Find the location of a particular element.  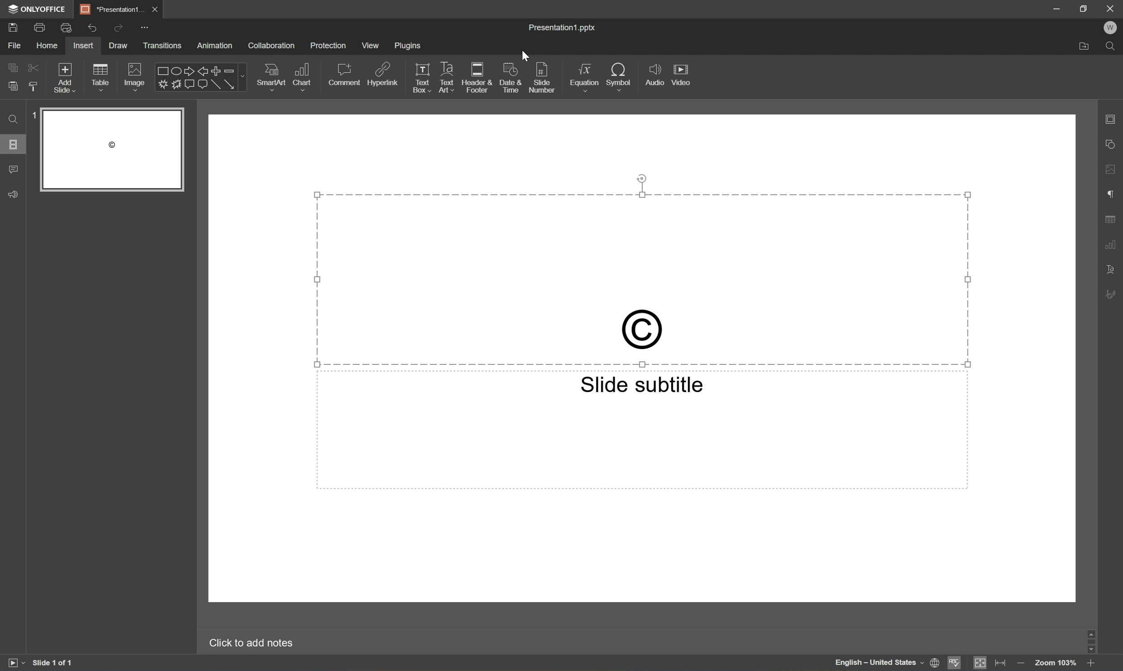

Audio is located at coordinates (654, 75).